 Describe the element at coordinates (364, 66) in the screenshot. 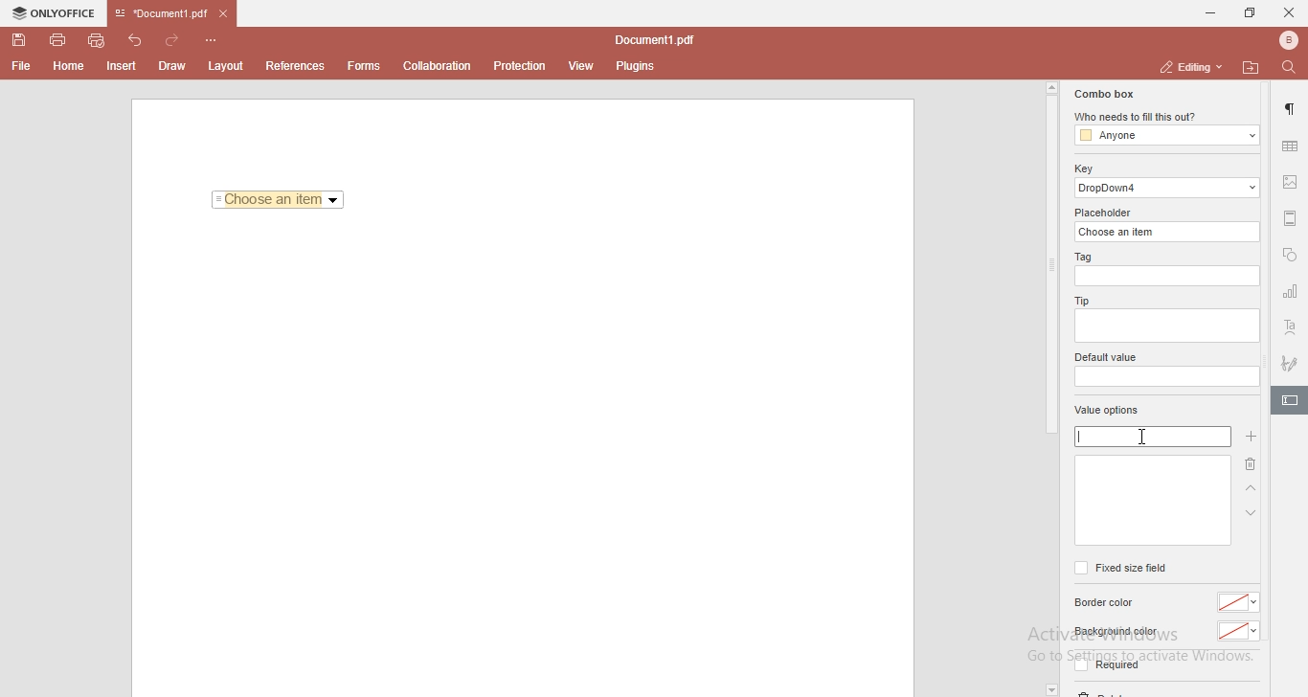

I see `forms` at that location.